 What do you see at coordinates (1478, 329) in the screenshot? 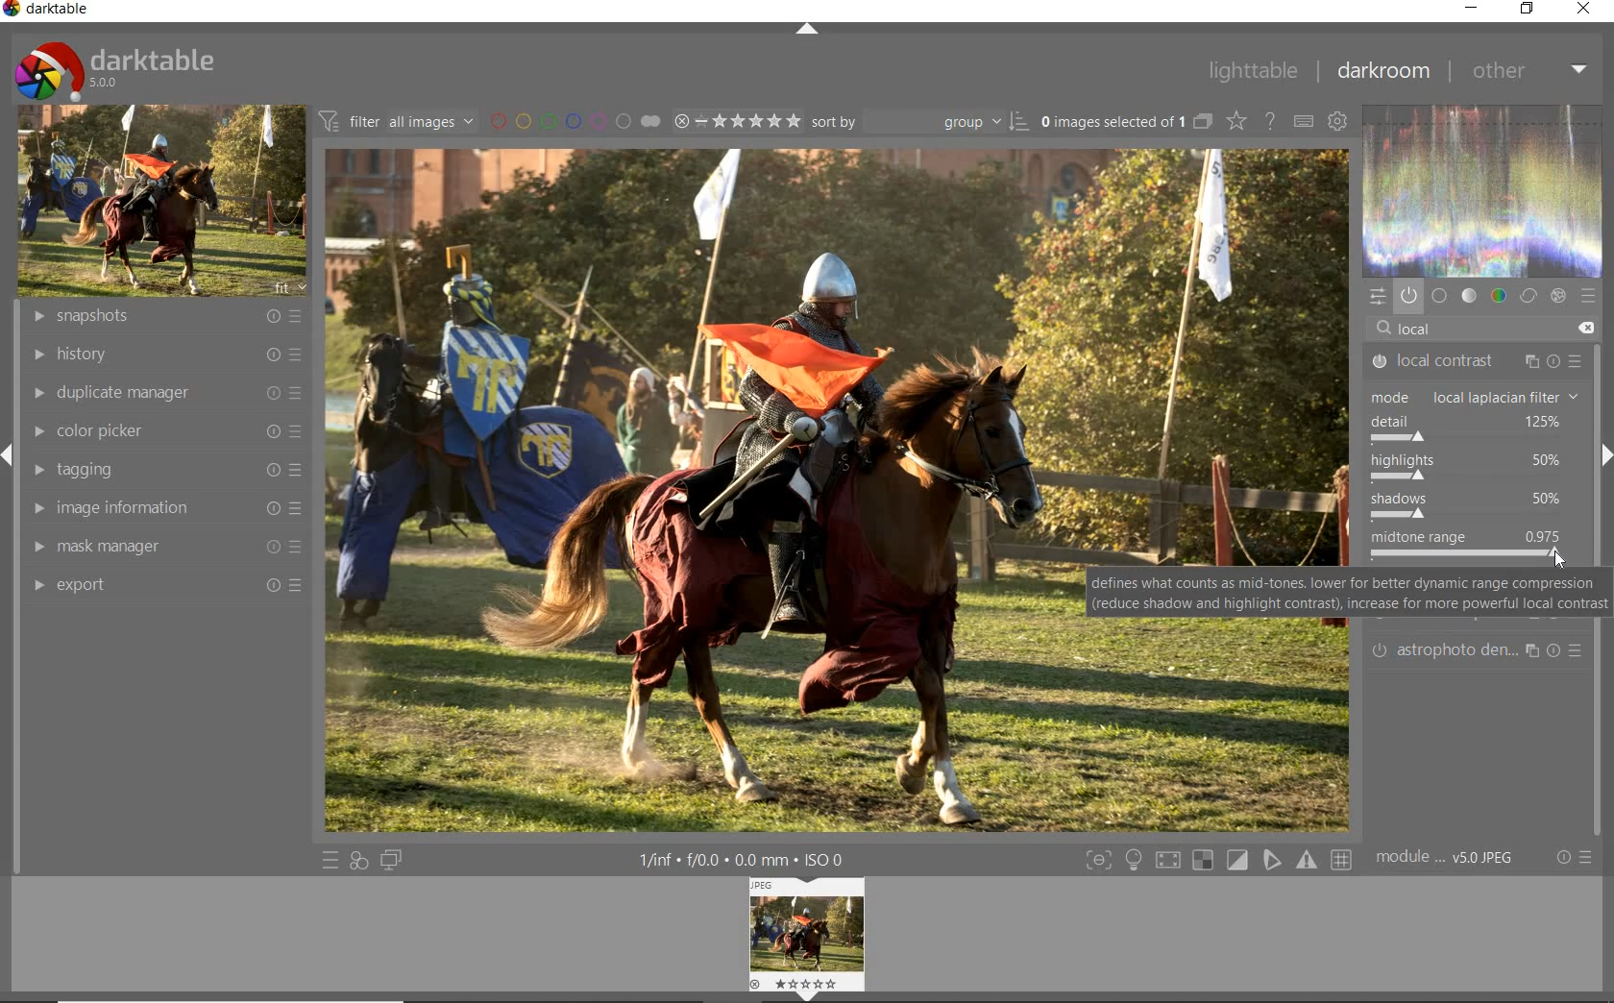
I see `search modules` at bounding box center [1478, 329].